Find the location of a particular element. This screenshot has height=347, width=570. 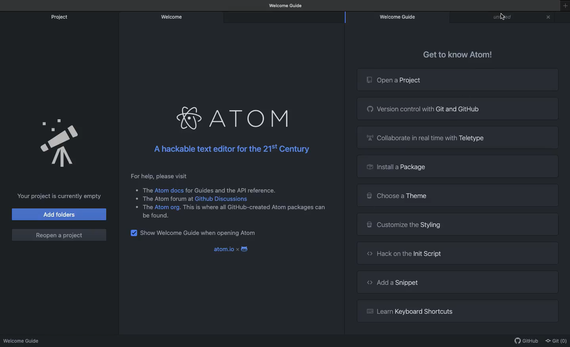

Welcome is located at coordinates (173, 18).